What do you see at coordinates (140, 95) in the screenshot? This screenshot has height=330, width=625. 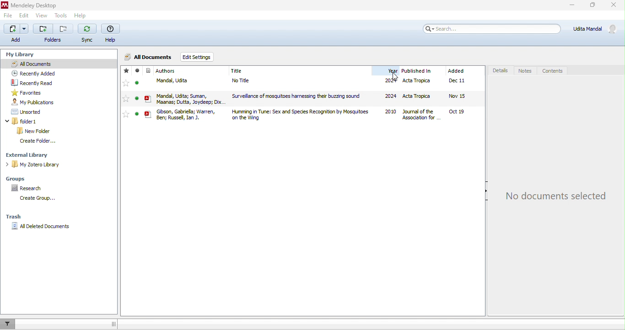 I see `read/unread` at bounding box center [140, 95].